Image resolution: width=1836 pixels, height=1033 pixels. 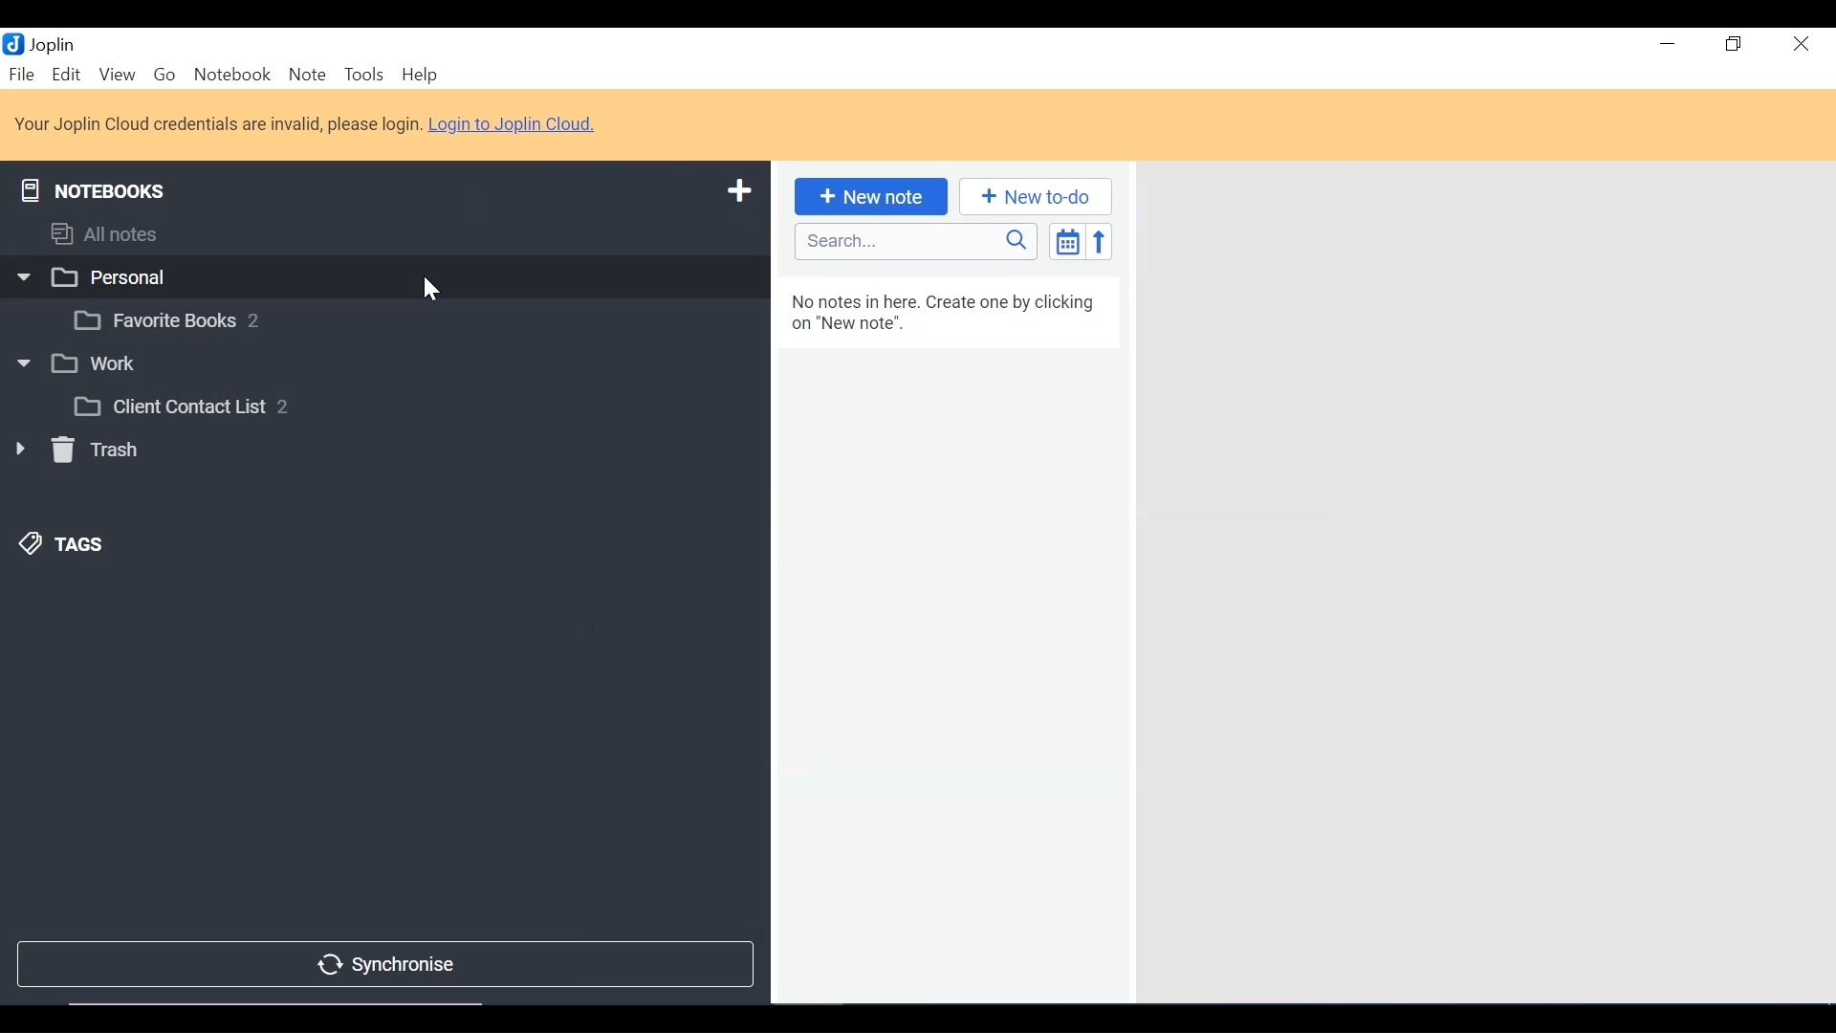 I want to click on Joplin, so click(x=55, y=44).